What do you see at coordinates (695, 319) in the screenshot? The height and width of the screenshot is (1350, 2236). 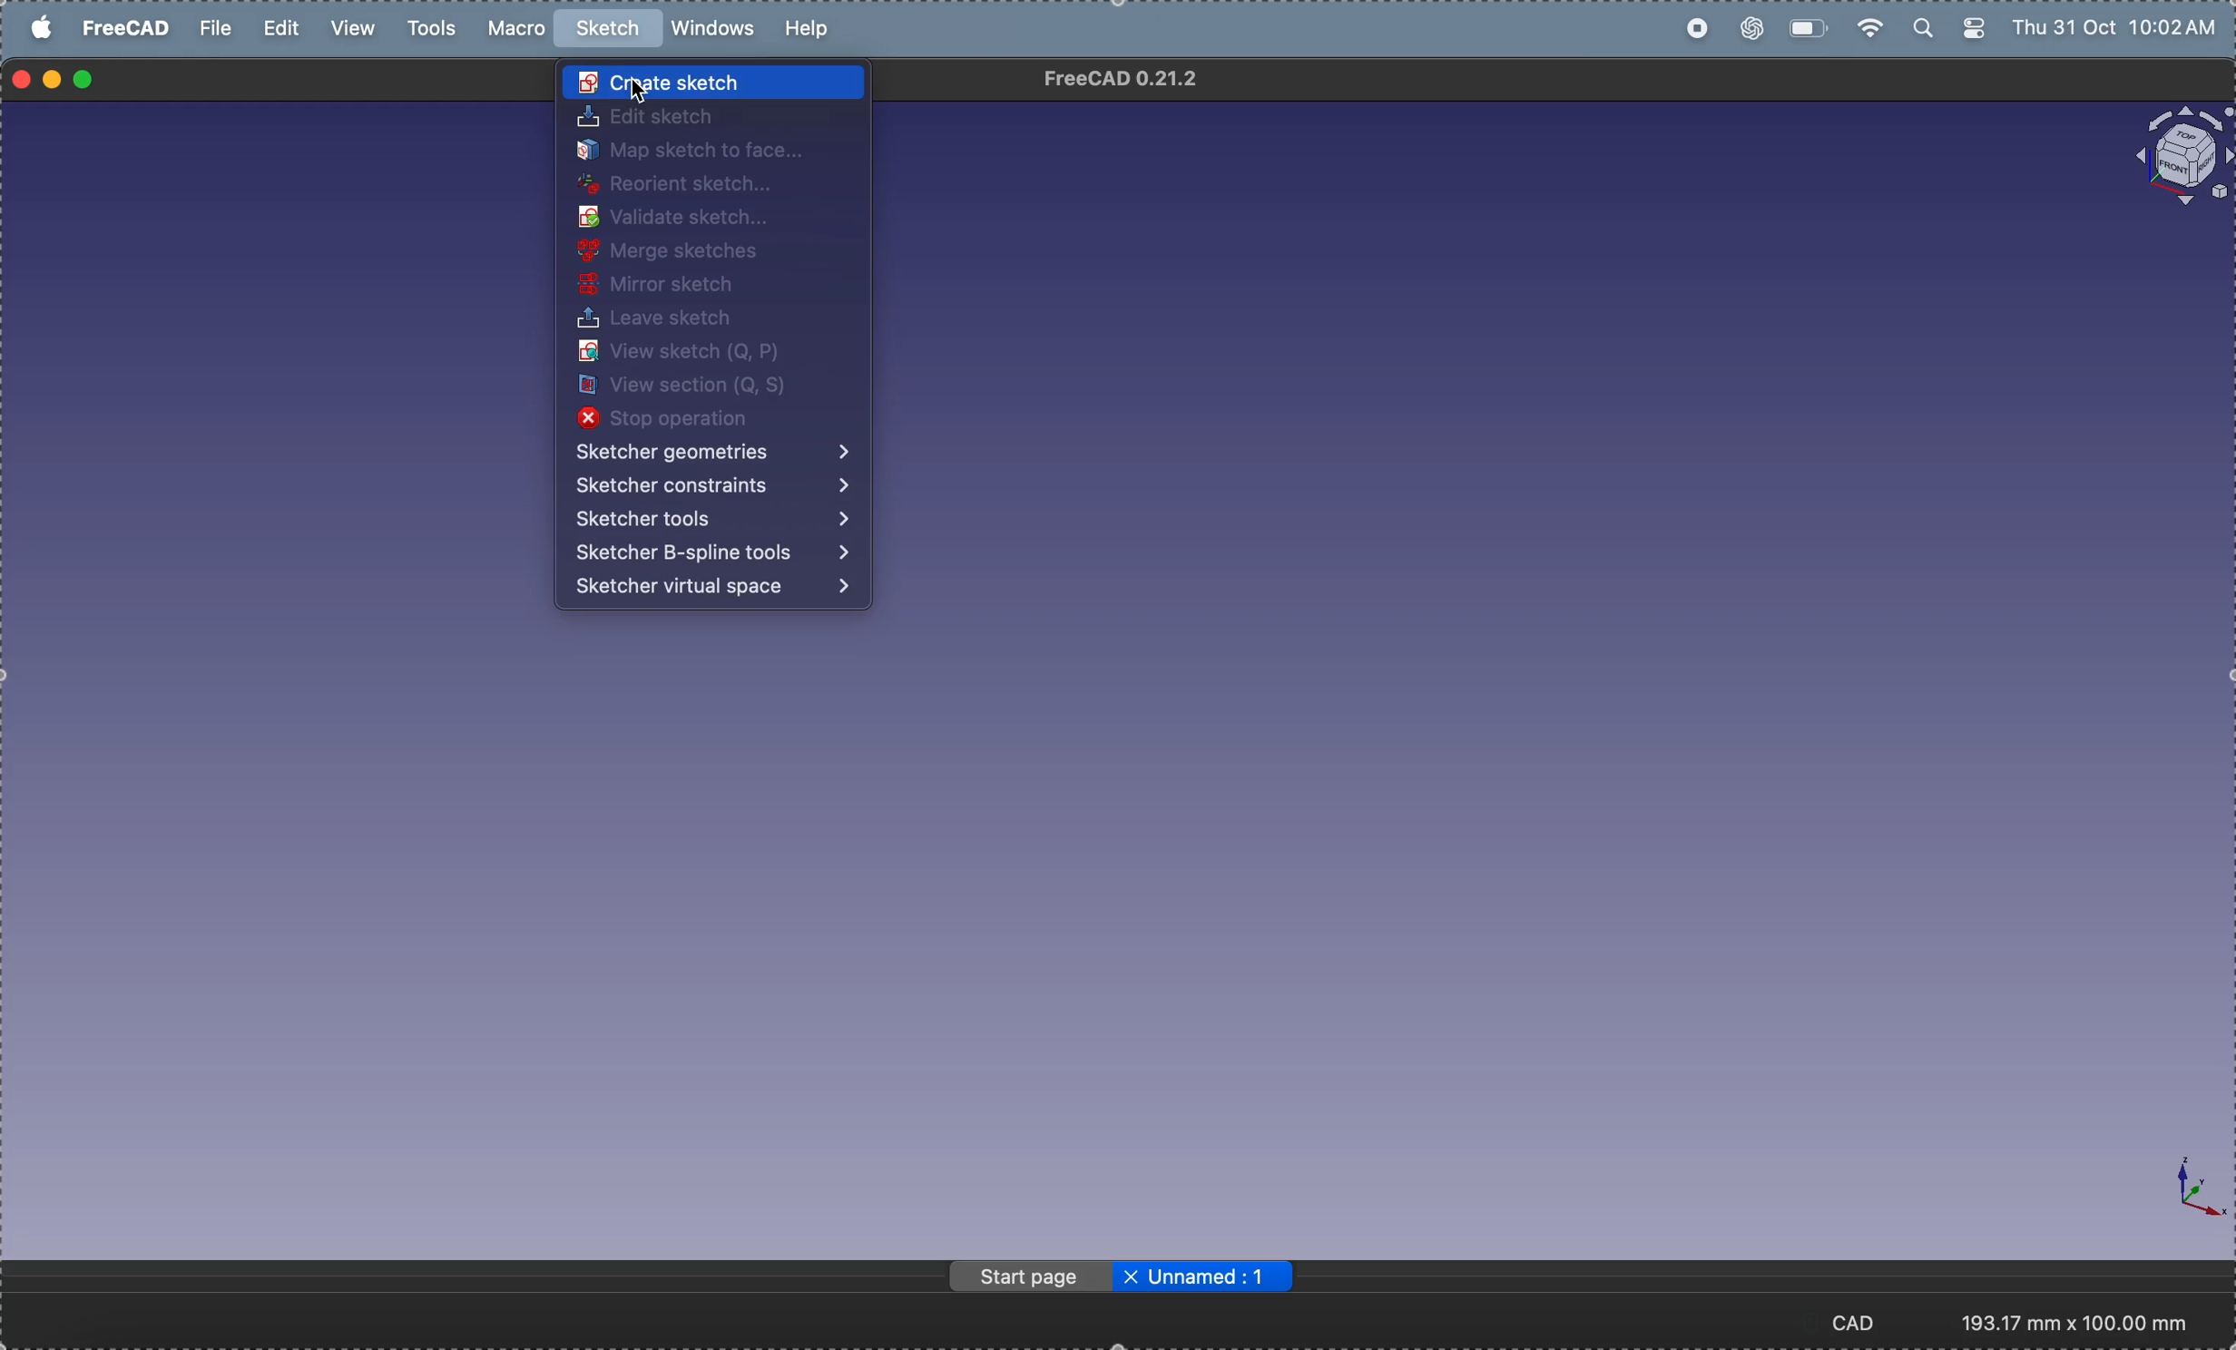 I see `leave sketch` at bounding box center [695, 319].